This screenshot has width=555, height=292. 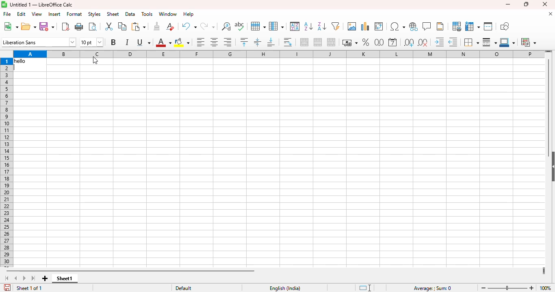 What do you see at coordinates (427, 26) in the screenshot?
I see `insert comment` at bounding box center [427, 26].